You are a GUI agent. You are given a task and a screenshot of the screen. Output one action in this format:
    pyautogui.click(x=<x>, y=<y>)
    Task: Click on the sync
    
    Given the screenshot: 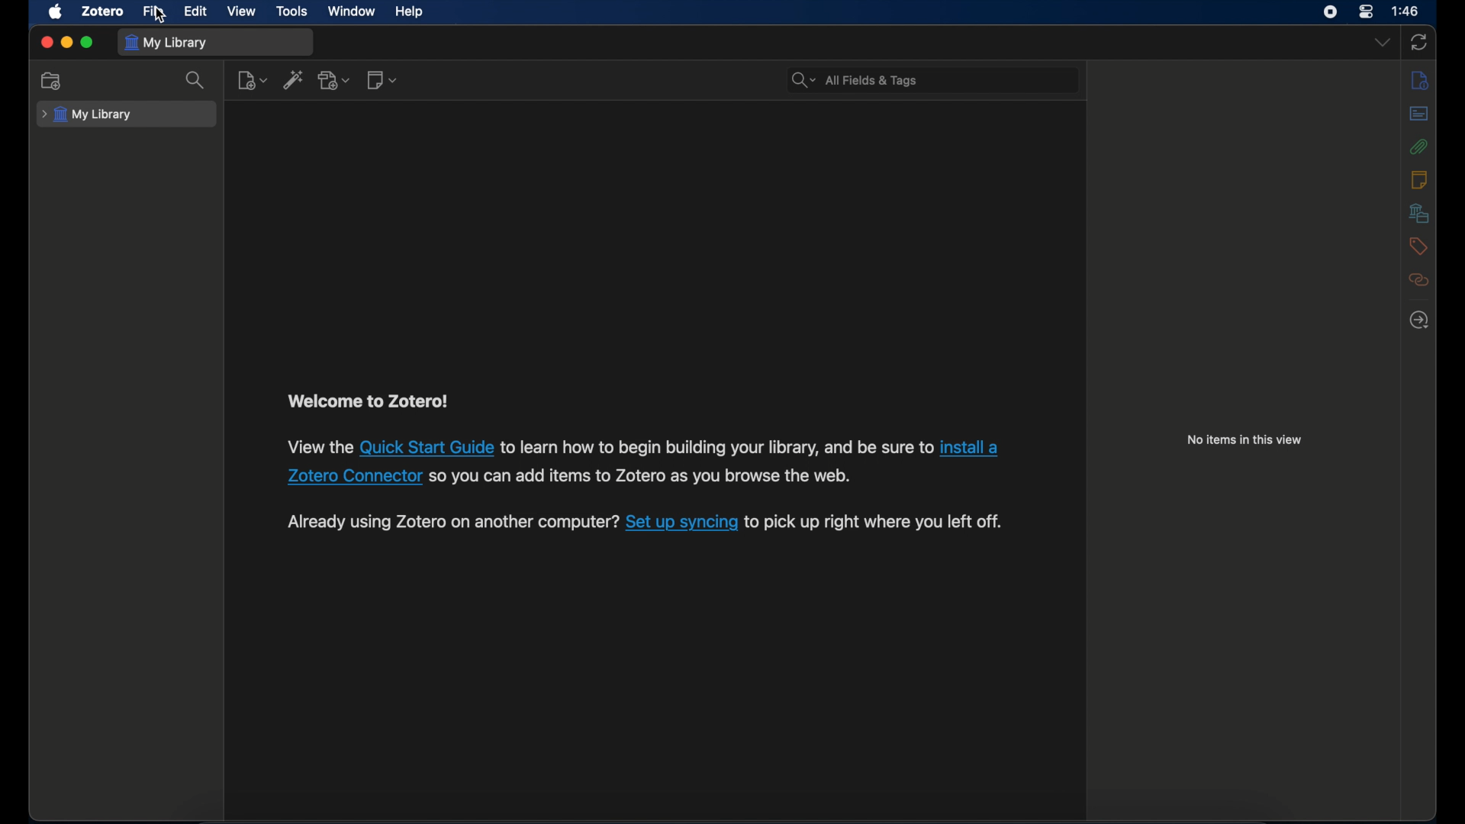 What is the action you would take?
    pyautogui.click(x=1420, y=42)
    